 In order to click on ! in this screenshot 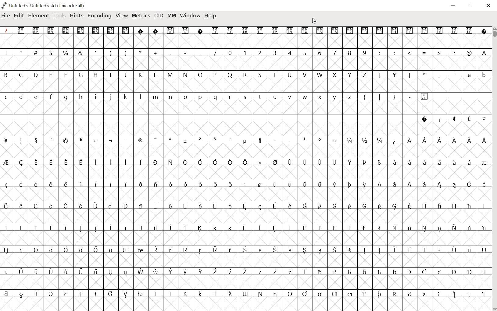, I will do `click(8, 52)`.